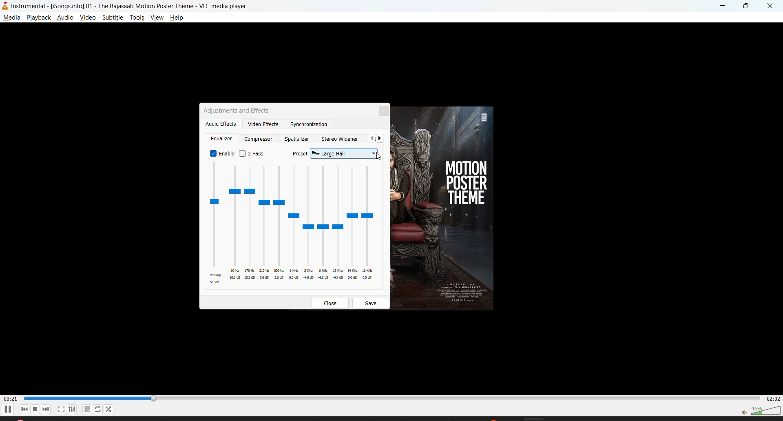 This screenshot has width=783, height=421. Describe the element at coordinates (236, 110) in the screenshot. I see `adjustments and effects` at that location.